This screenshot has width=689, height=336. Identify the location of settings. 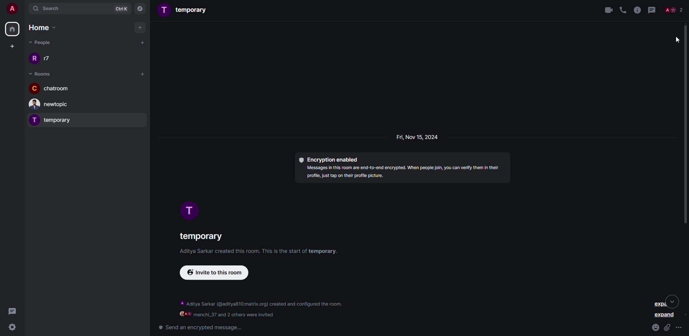
(14, 328).